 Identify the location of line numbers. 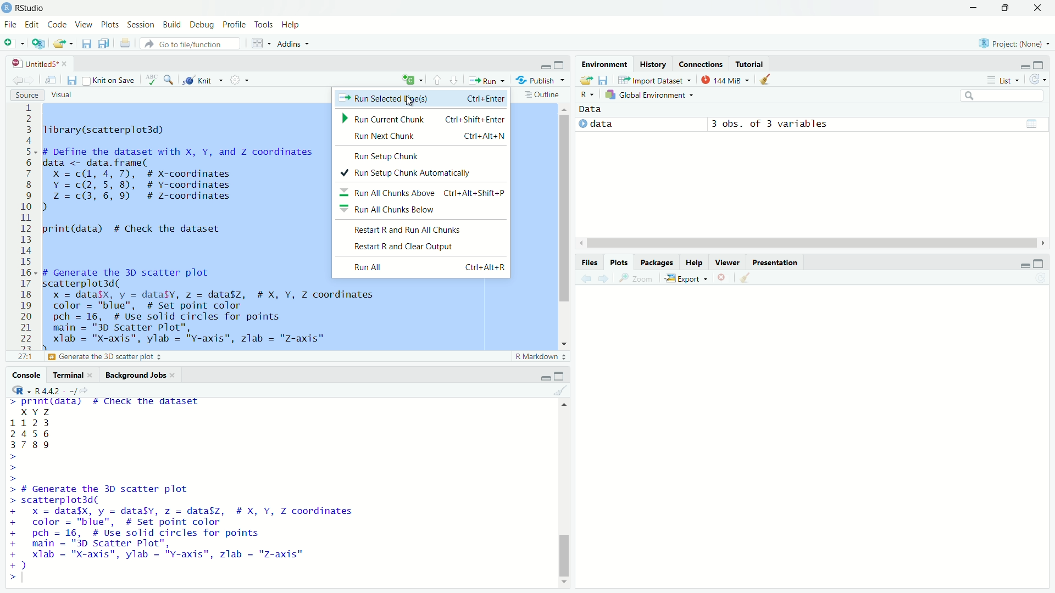
(25, 226).